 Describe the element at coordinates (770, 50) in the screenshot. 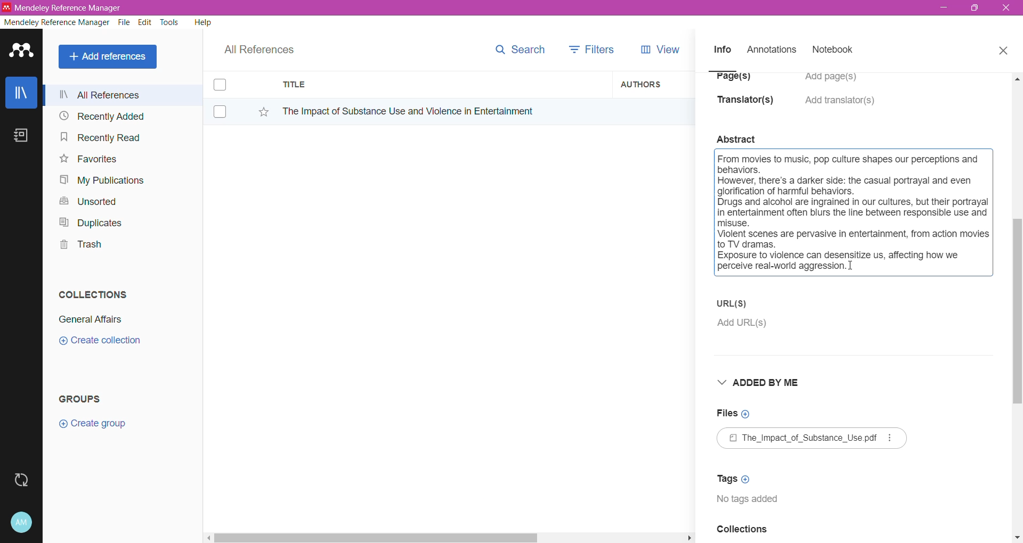

I see `Annotations` at that location.